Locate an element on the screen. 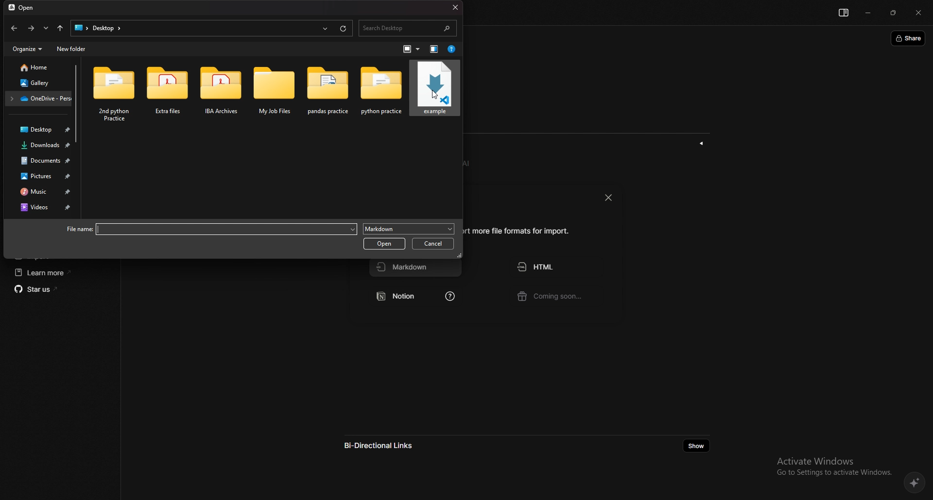 The width and height of the screenshot is (933, 500). html is located at coordinates (558, 267).